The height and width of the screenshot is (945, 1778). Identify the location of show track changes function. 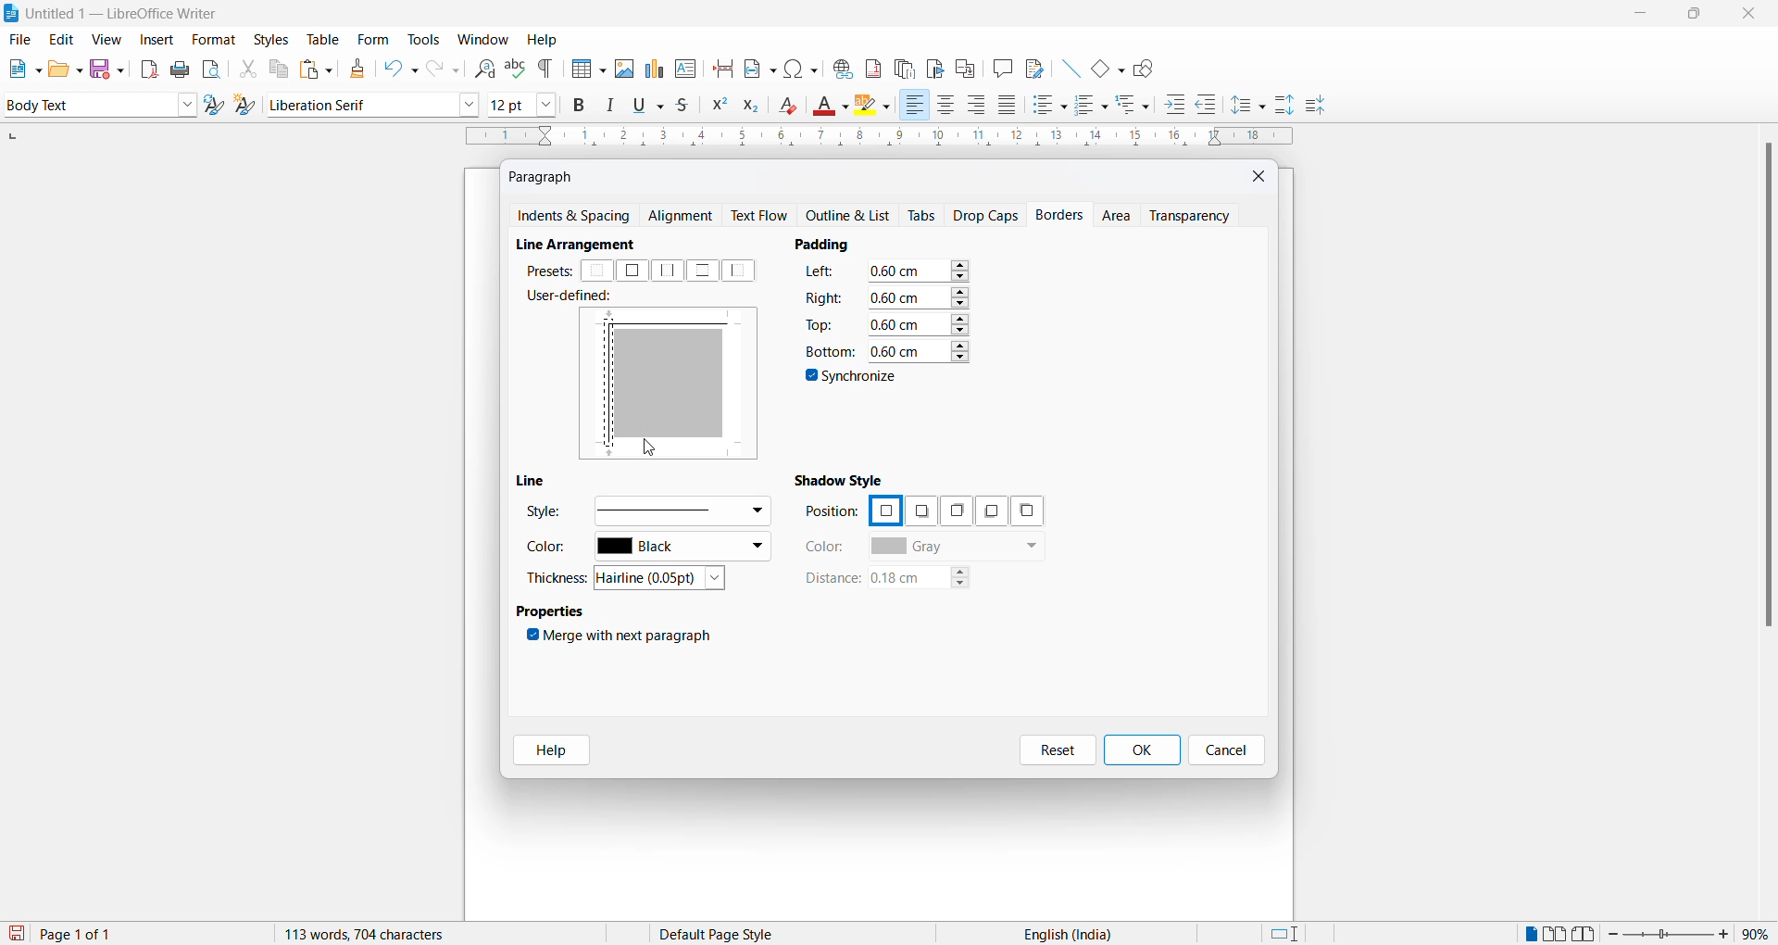
(965, 67).